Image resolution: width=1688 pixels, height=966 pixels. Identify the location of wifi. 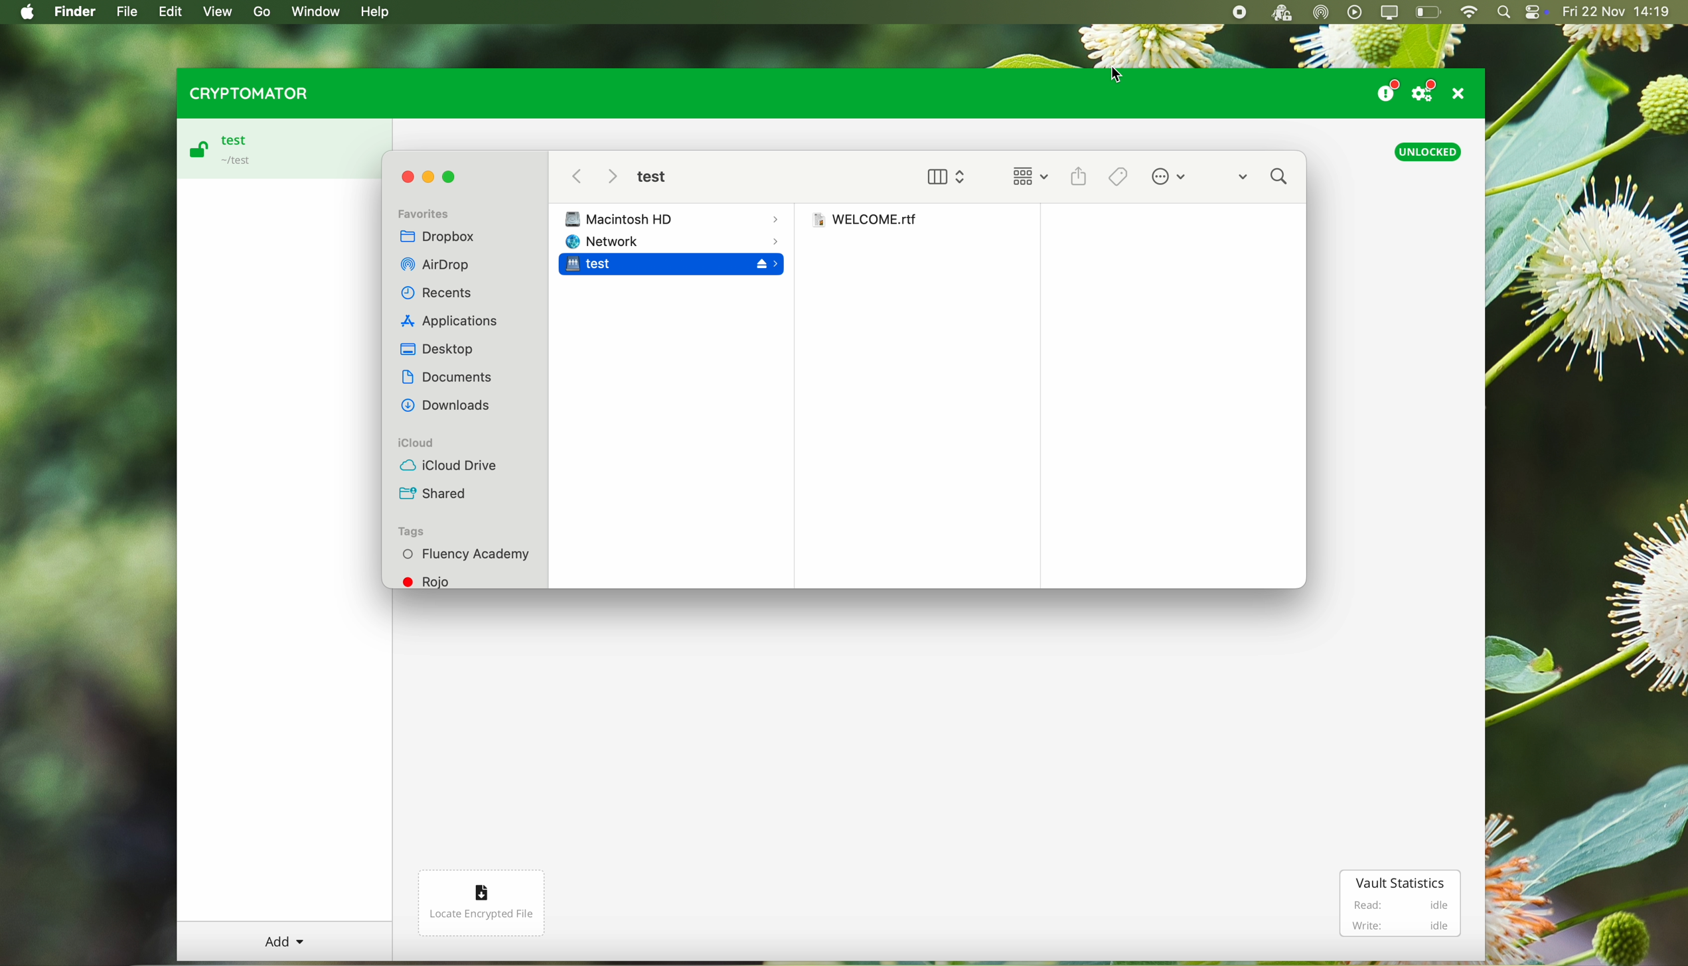
(1468, 13).